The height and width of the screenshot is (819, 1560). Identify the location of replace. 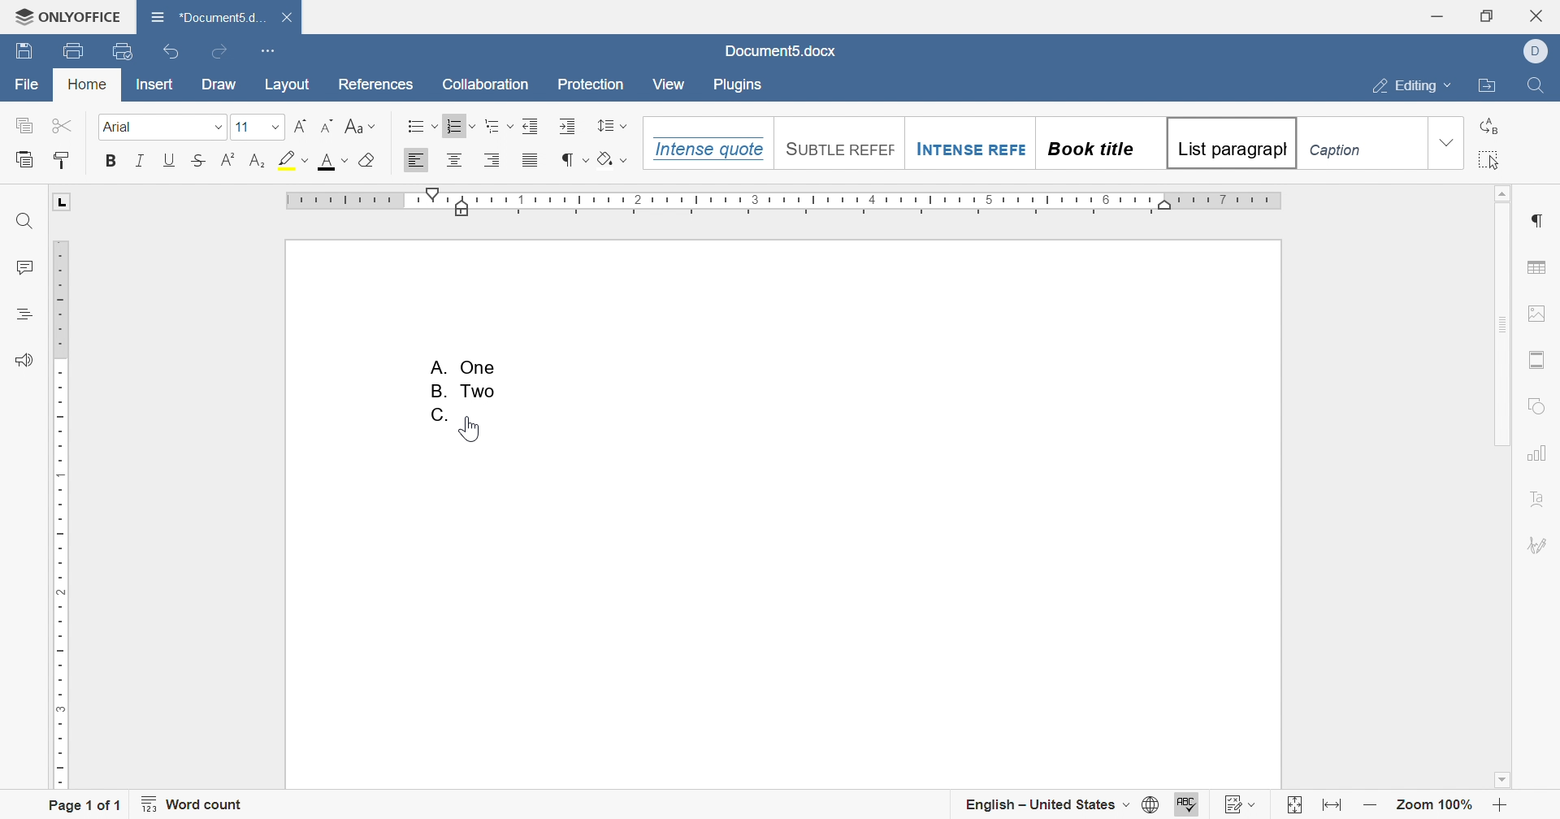
(1490, 126).